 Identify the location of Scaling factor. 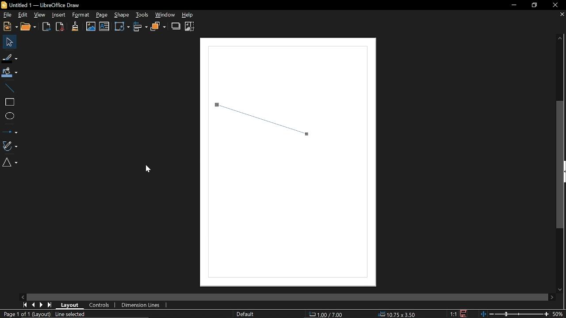
(453, 314).